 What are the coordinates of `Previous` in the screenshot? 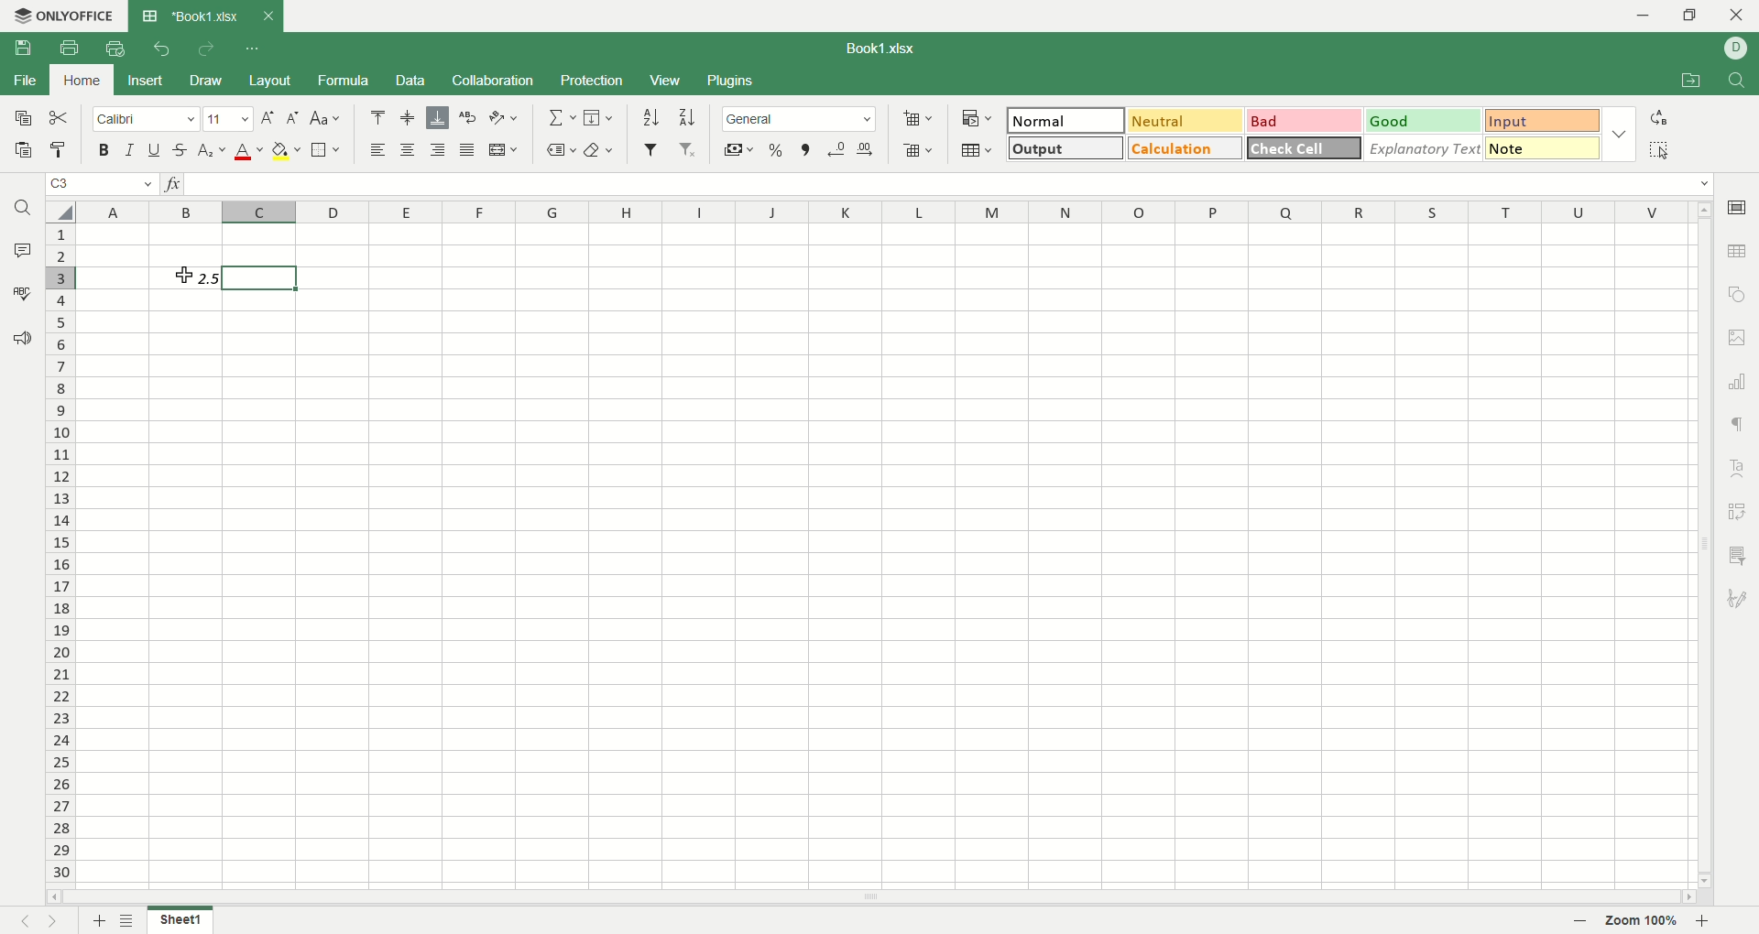 It's located at (23, 920).